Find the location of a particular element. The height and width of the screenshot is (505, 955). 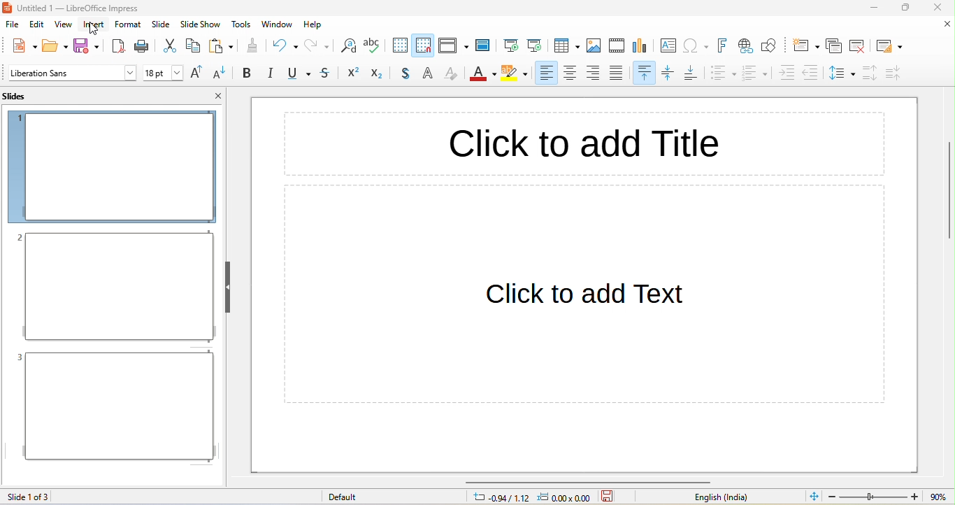

justified is located at coordinates (621, 73).